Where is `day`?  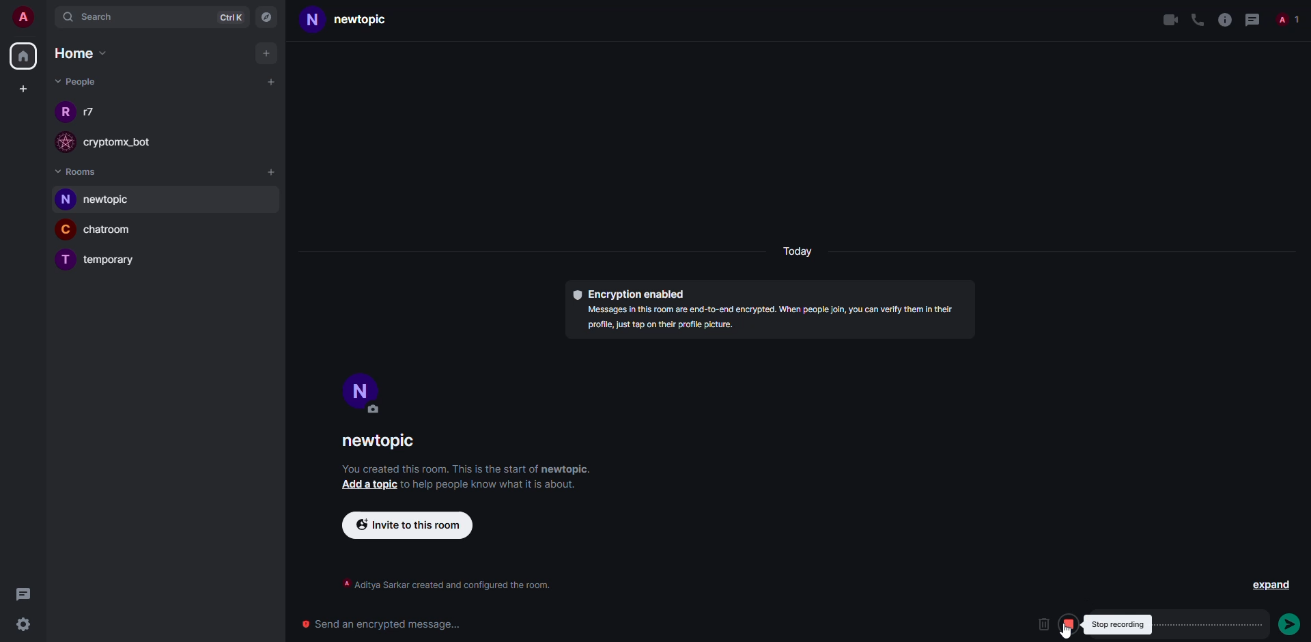 day is located at coordinates (795, 253).